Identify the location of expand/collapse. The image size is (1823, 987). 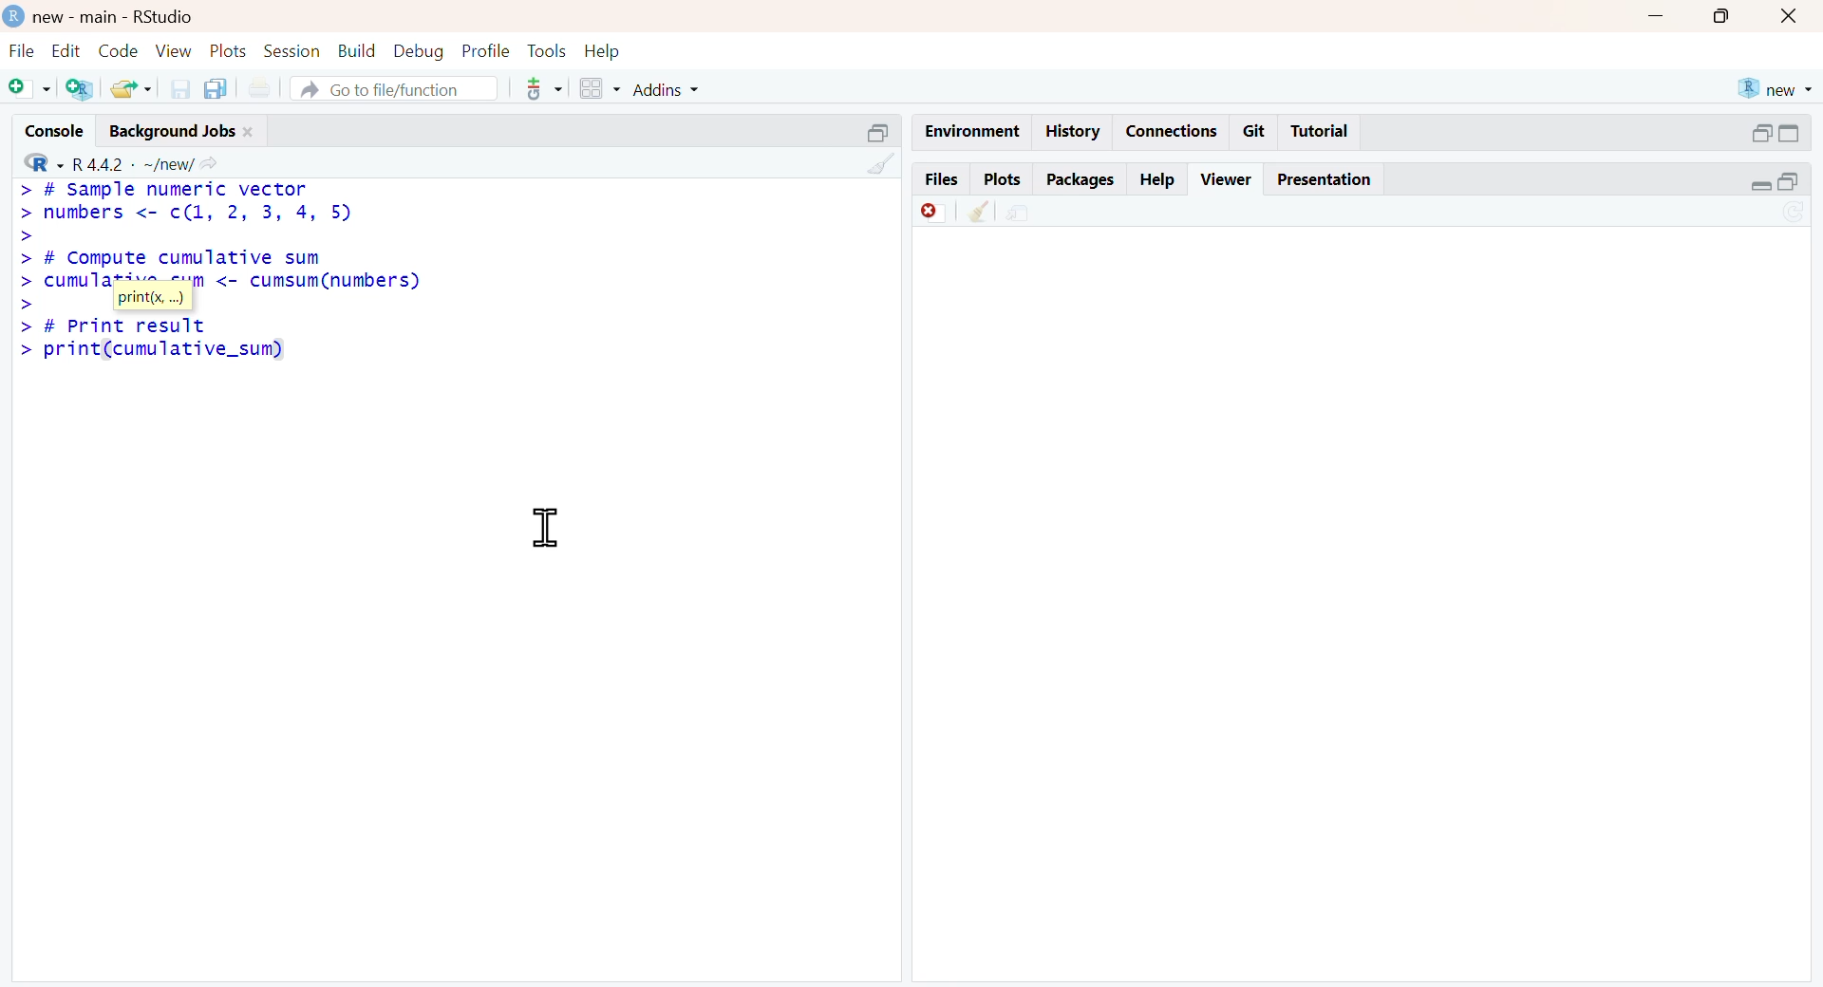
(1792, 134).